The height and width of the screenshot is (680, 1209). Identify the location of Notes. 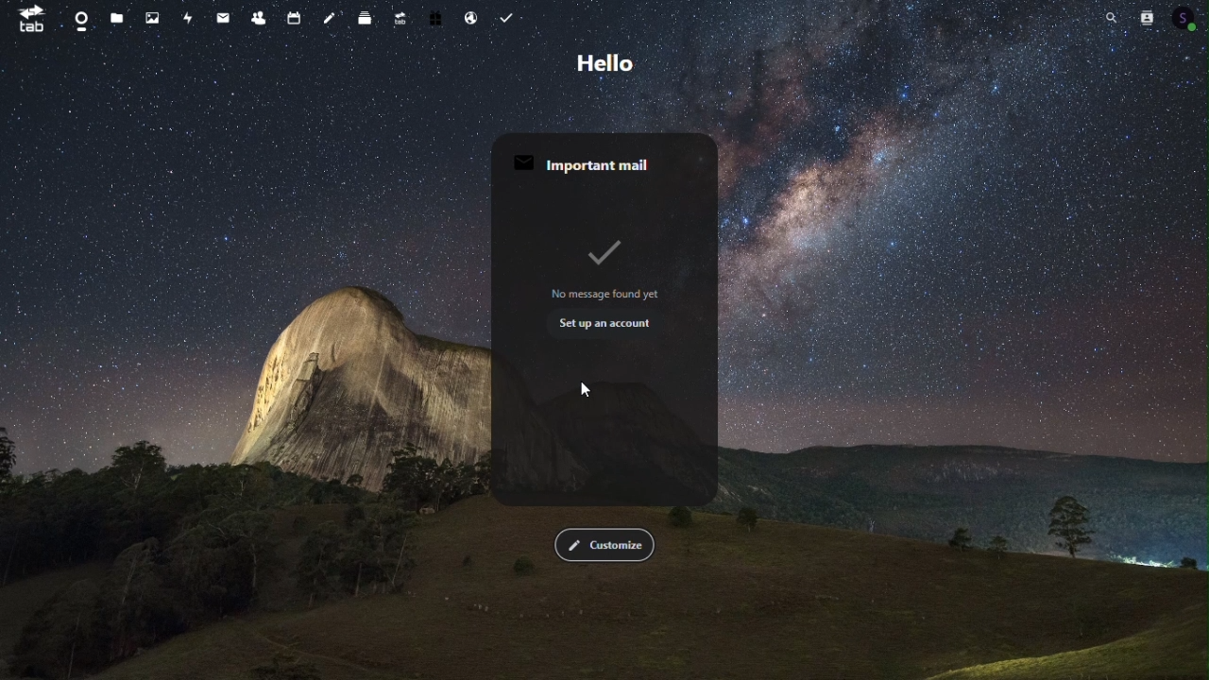
(329, 18).